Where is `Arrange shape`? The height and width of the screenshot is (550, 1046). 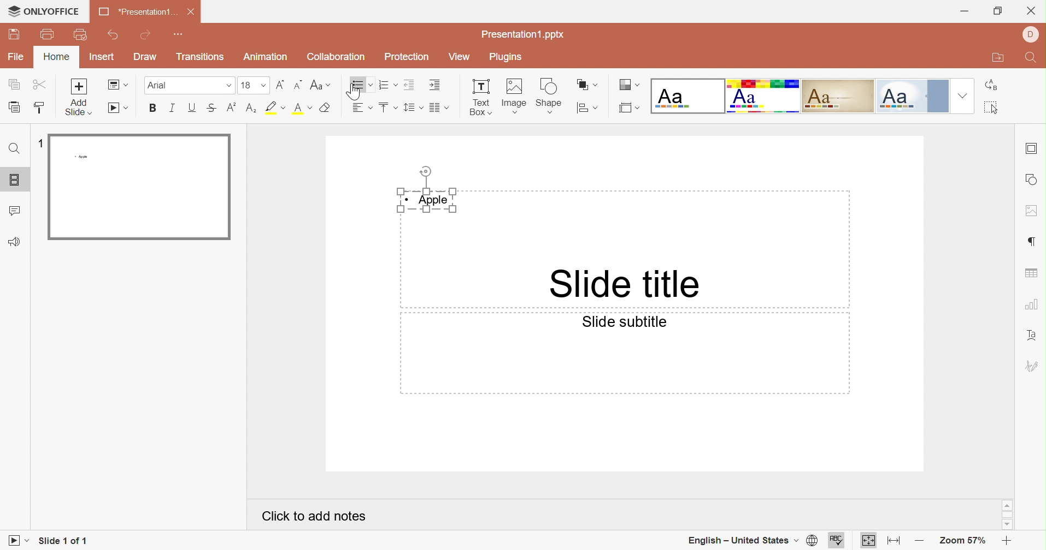 Arrange shape is located at coordinates (587, 84).